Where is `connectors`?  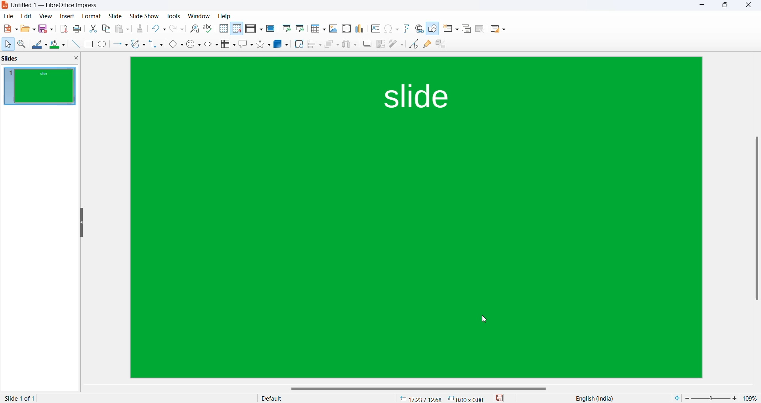
connectors is located at coordinates (156, 45).